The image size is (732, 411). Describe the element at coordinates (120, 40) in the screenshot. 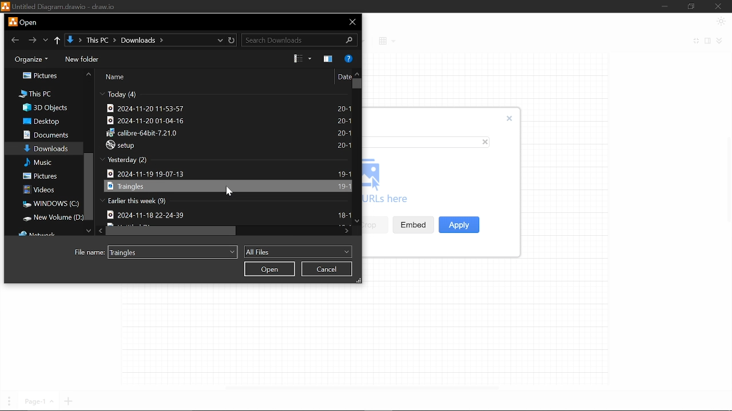

I see `↓ > This PC > Downloads >` at that location.